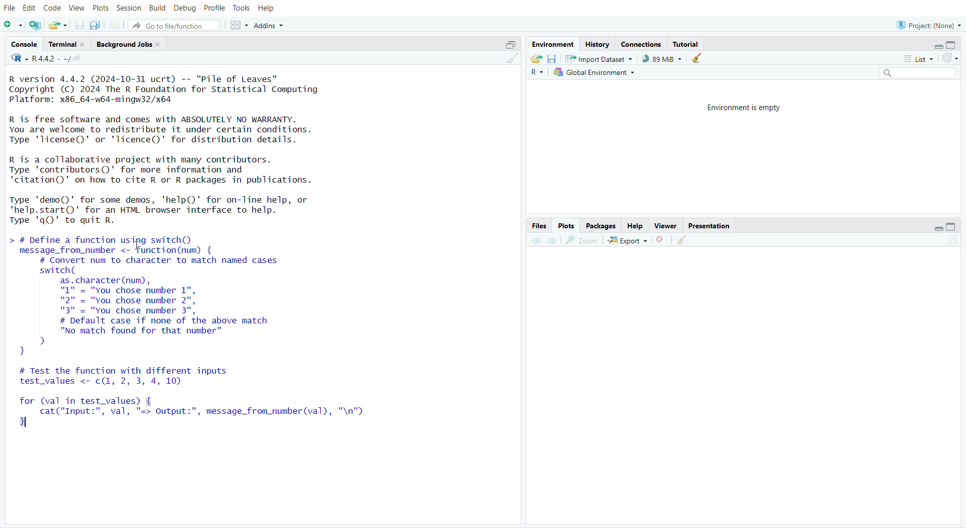 The width and height of the screenshot is (966, 528). What do you see at coordinates (918, 73) in the screenshot?
I see `Search filter` at bounding box center [918, 73].